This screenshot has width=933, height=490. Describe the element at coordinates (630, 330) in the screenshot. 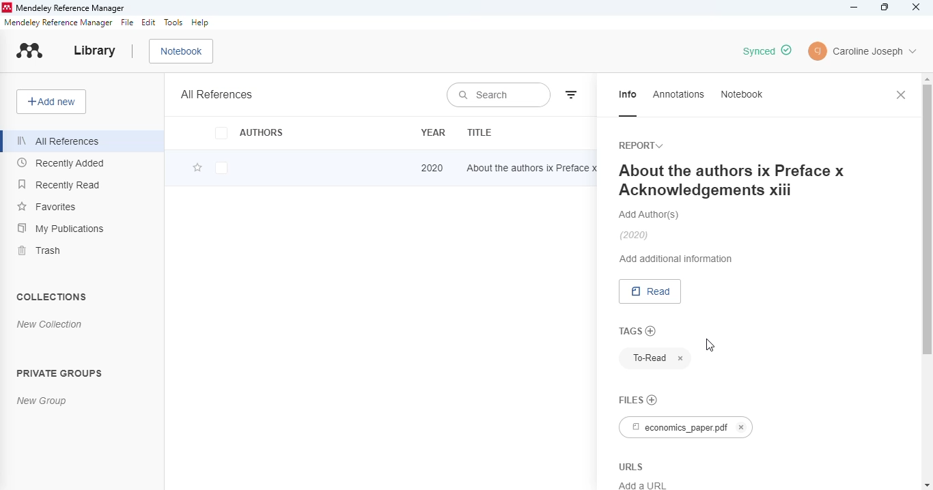

I see `tags` at that location.